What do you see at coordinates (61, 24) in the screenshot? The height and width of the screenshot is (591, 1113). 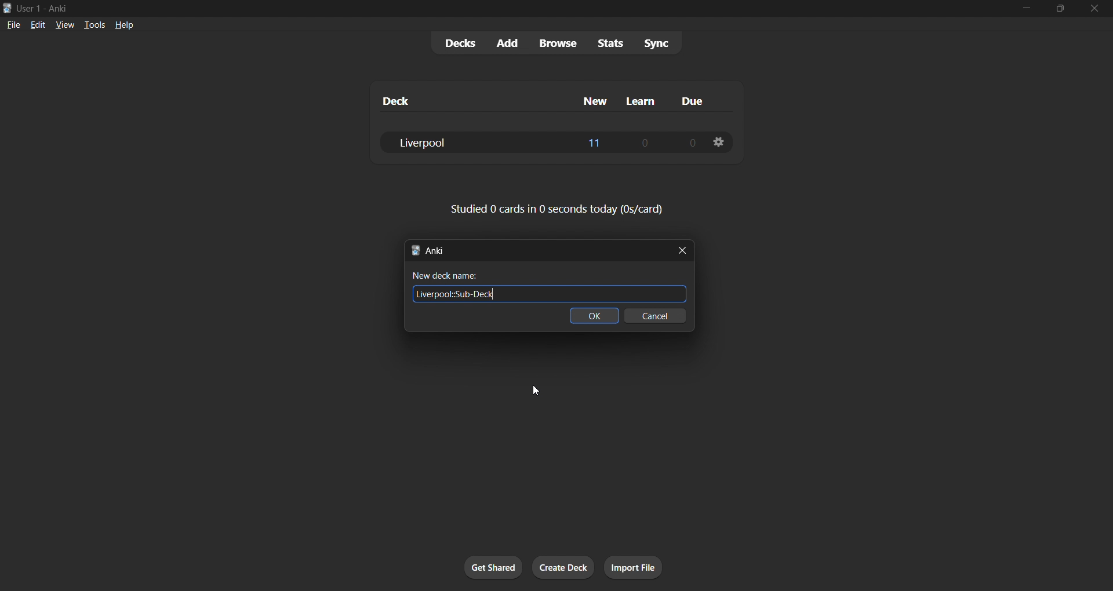 I see `view` at bounding box center [61, 24].